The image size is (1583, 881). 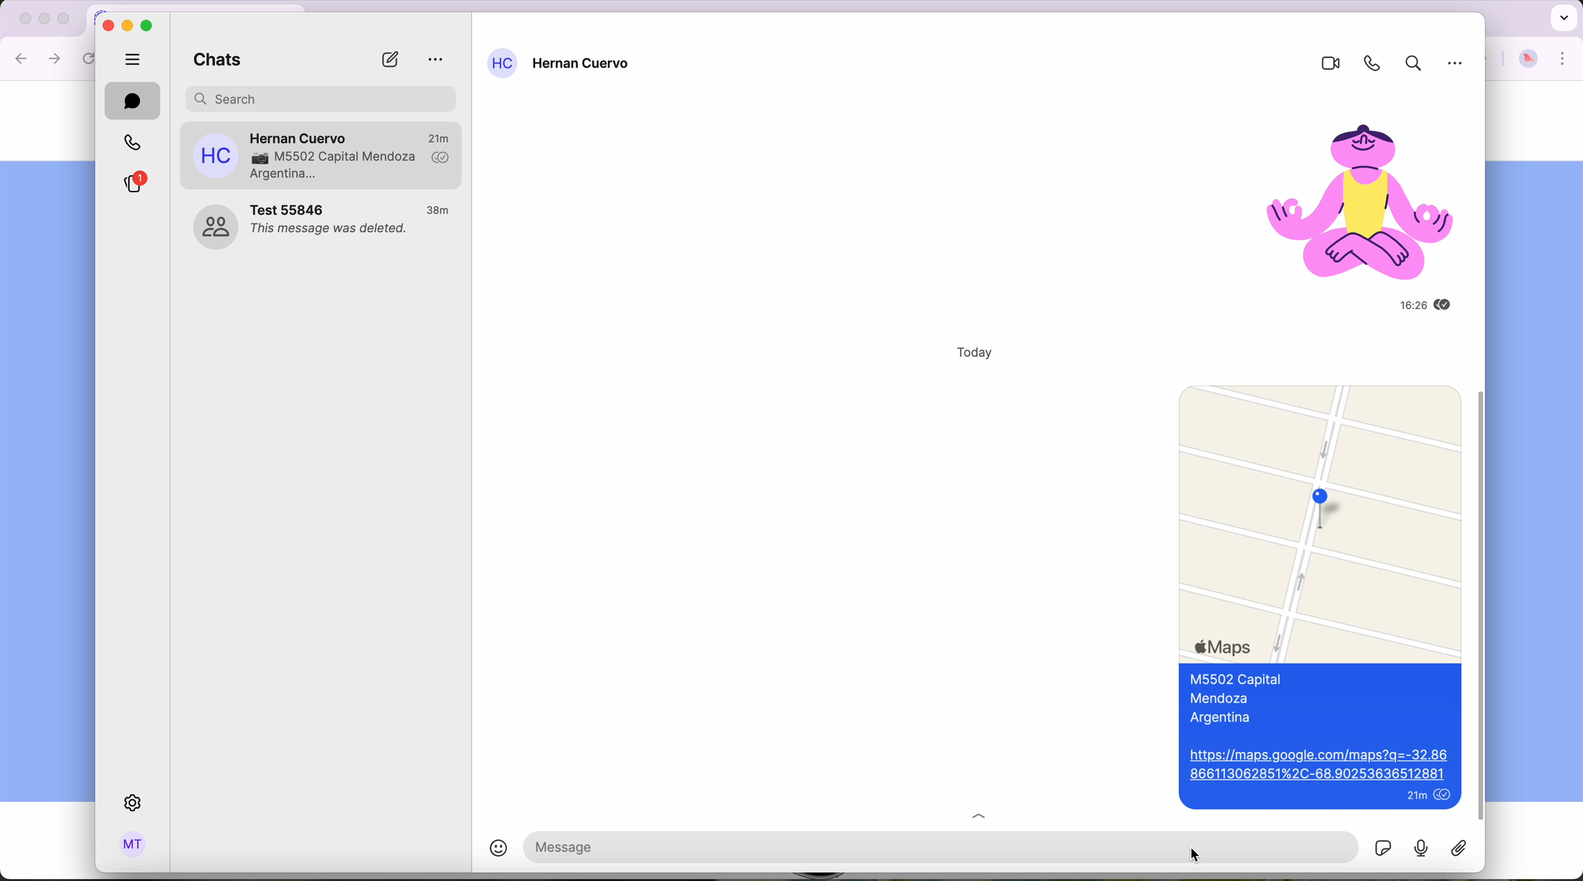 I want to click on 16:26, so click(x=1398, y=305).